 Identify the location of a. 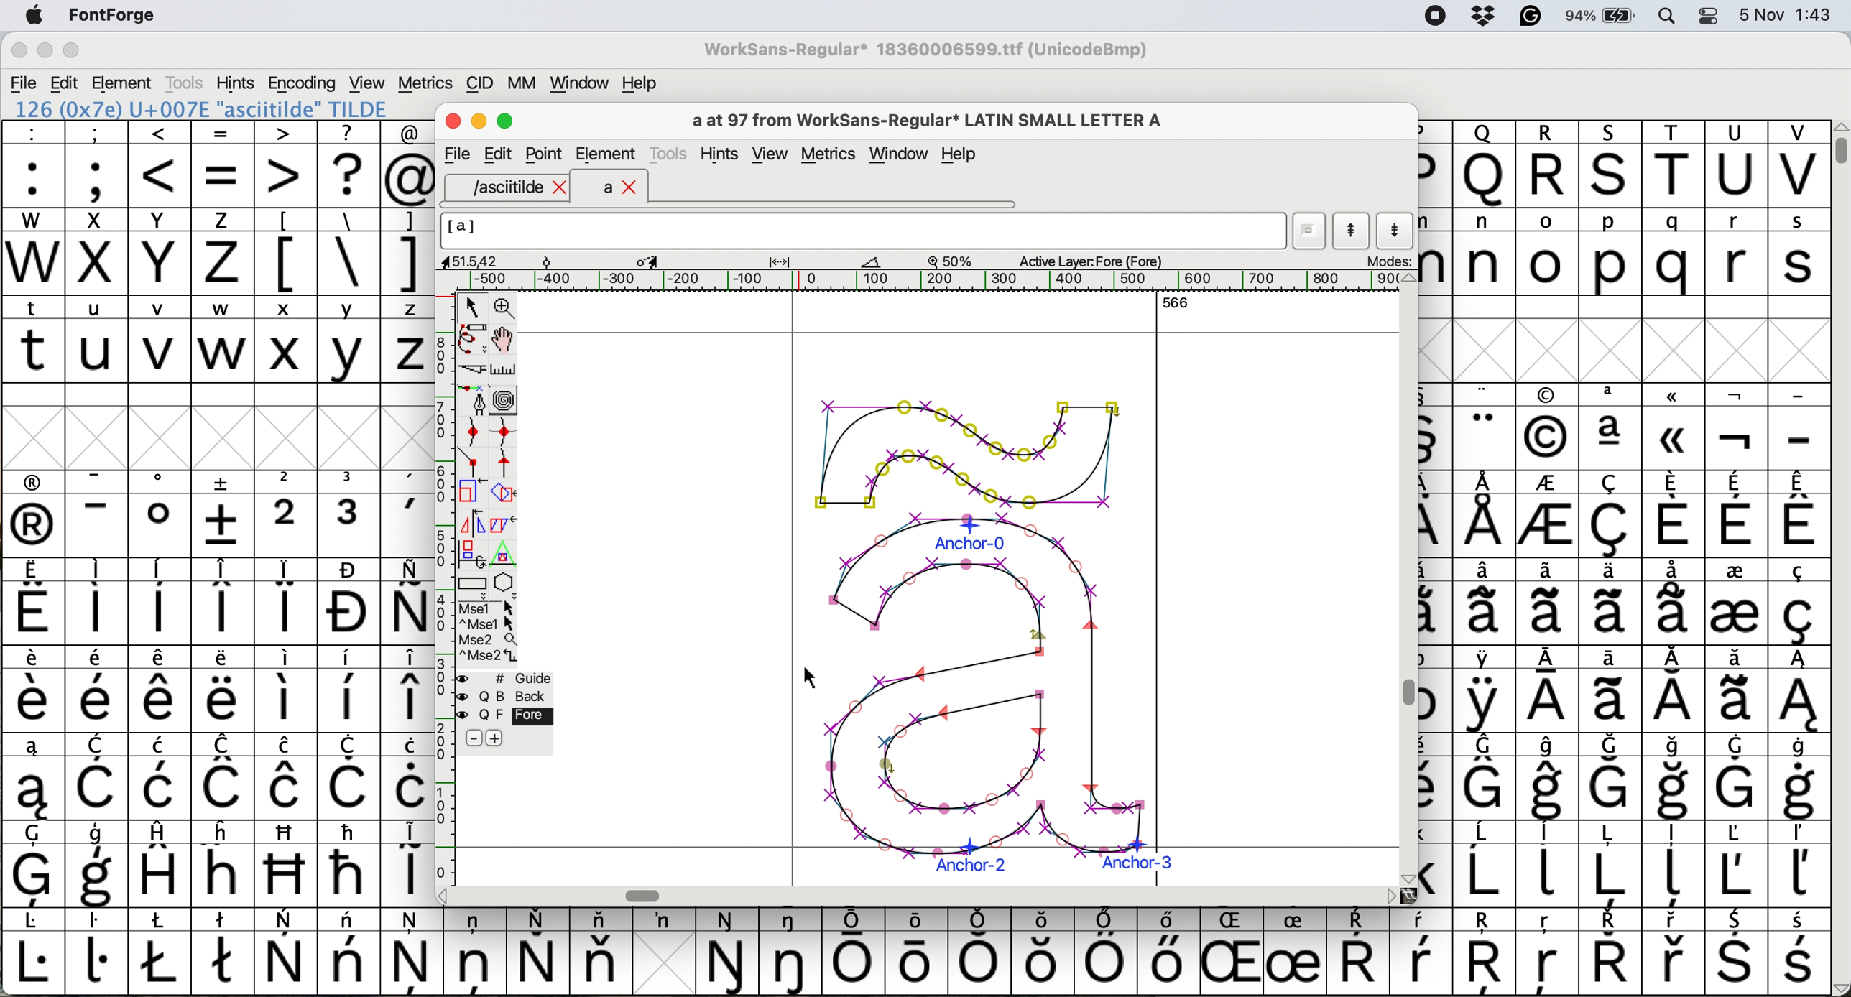
(621, 188).